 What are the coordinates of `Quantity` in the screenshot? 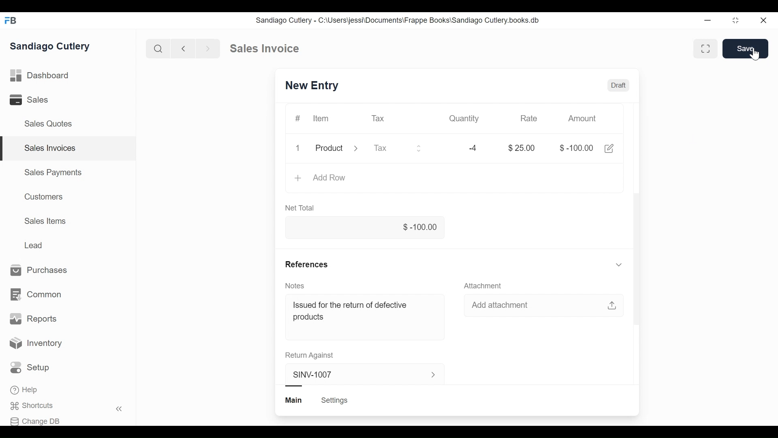 It's located at (465, 118).